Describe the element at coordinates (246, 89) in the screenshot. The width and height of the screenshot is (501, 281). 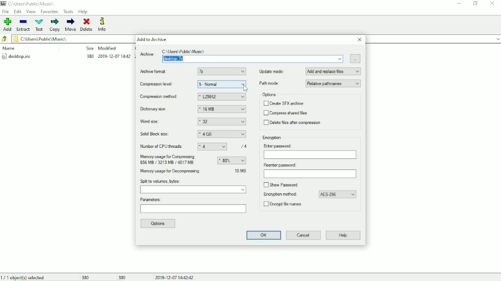
I see `cursor` at that location.